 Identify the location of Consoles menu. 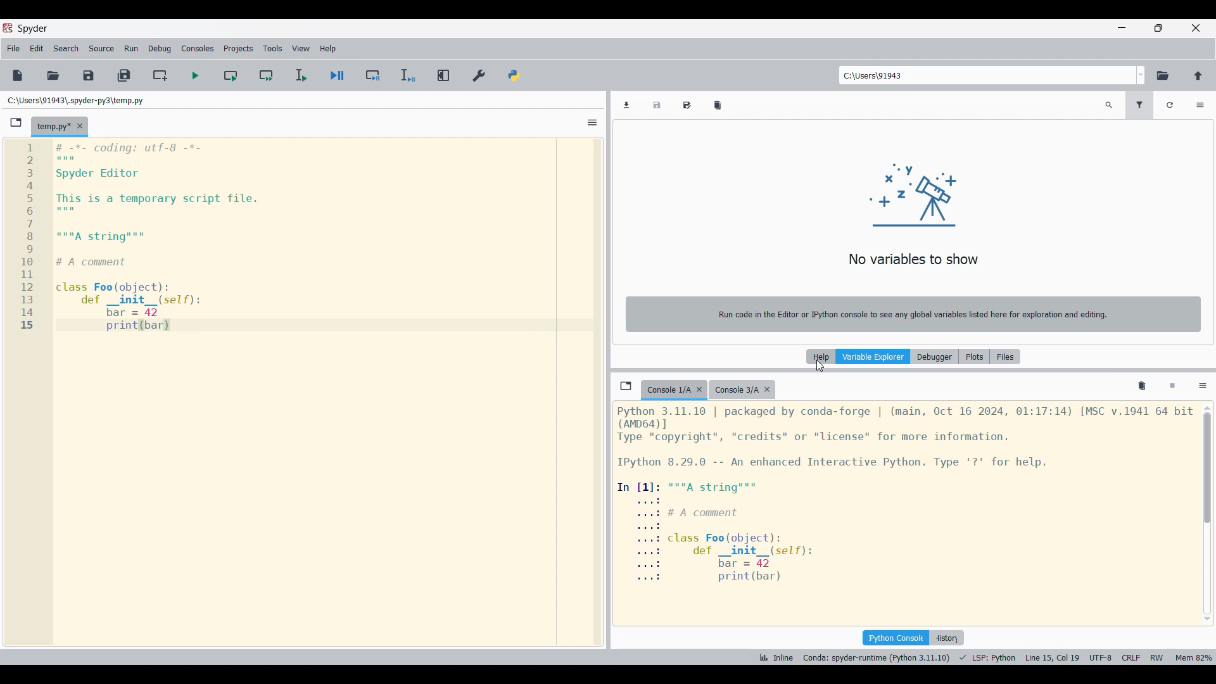
(198, 48).